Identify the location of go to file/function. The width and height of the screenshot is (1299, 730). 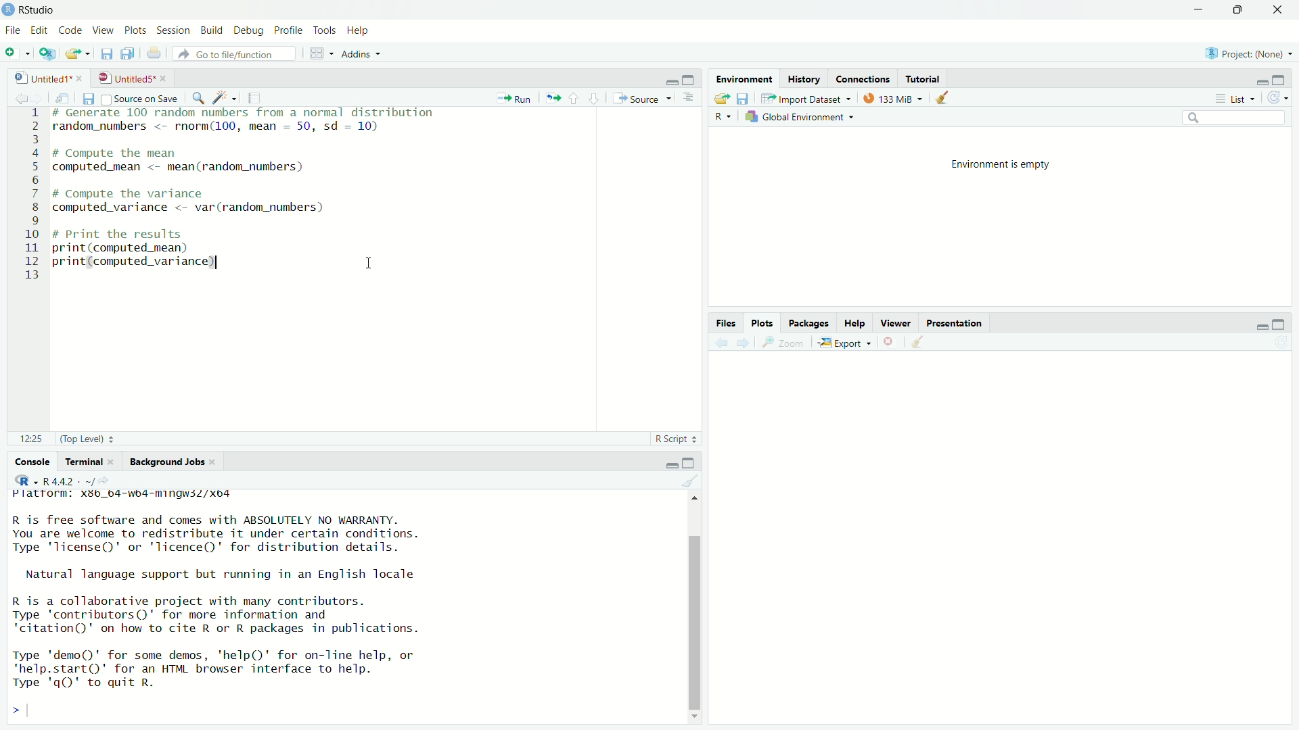
(239, 54).